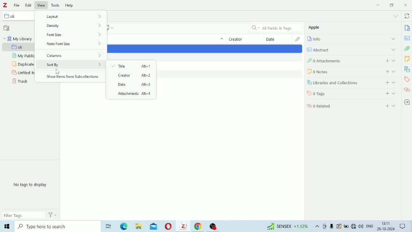 The image size is (412, 232). I want to click on add, so click(386, 61).